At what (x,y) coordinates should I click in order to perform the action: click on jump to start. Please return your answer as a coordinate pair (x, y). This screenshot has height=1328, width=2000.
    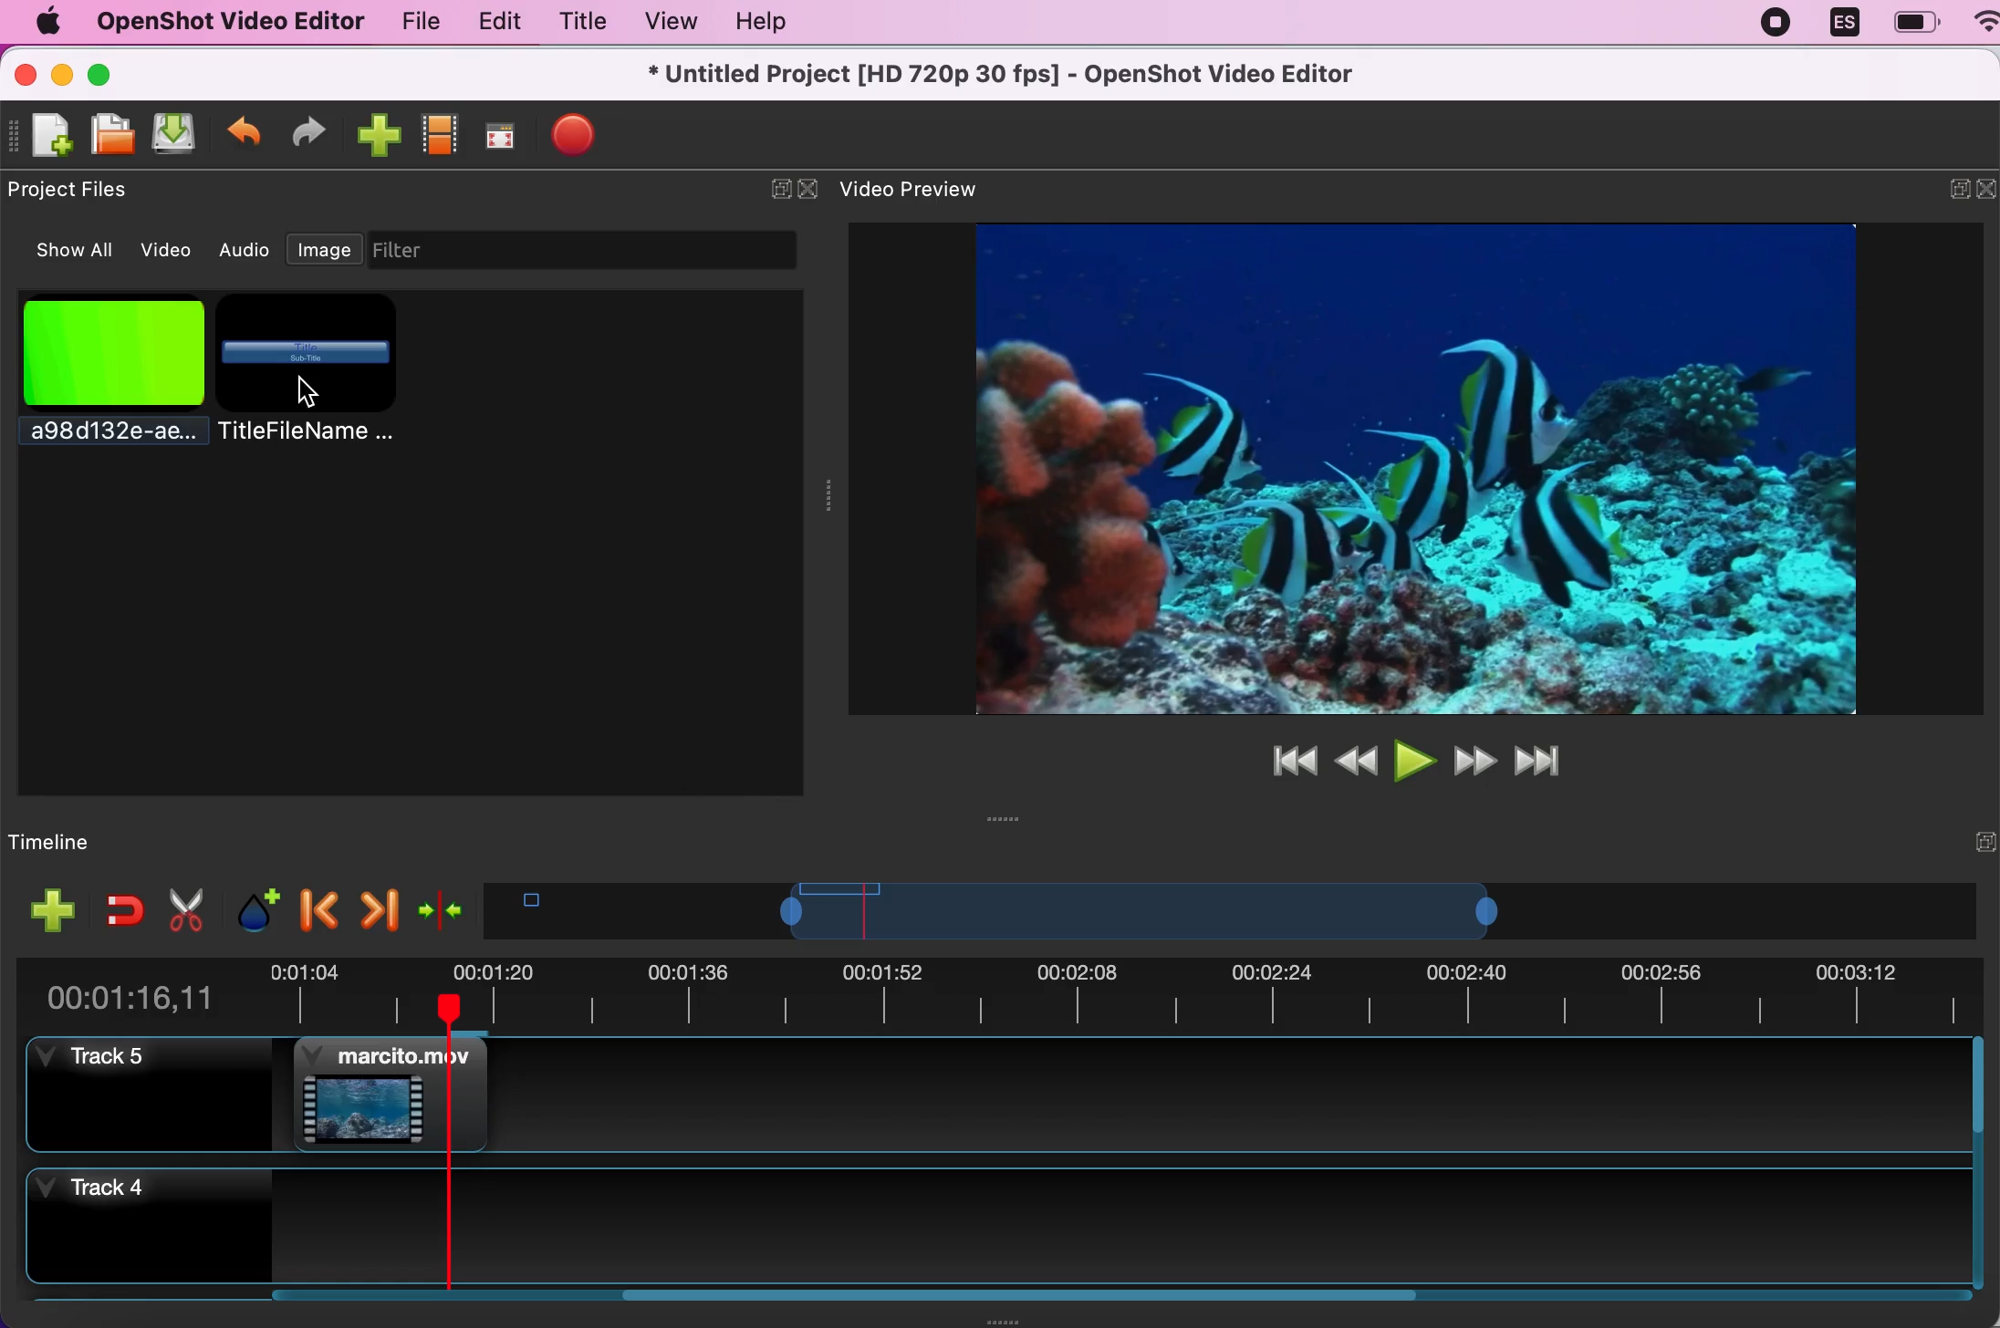
    Looking at the image, I should click on (1288, 761).